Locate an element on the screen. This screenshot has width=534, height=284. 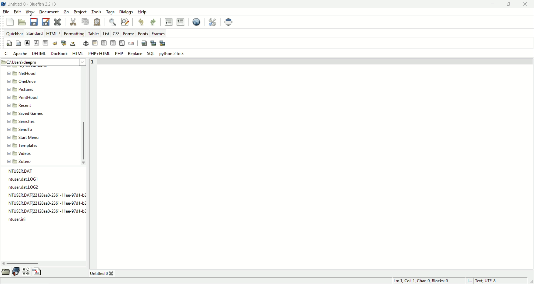
indent is located at coordinates (181, 23).